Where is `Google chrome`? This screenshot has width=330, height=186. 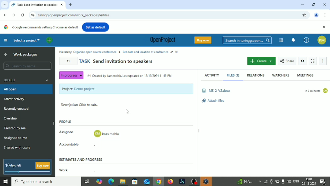 Google chrome is located at coordinates (158, 182).